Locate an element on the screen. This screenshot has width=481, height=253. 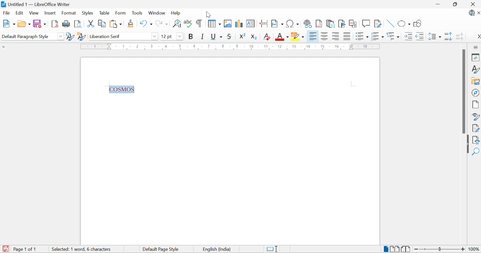
Select Outline Format is located at coordinates (393, 36).